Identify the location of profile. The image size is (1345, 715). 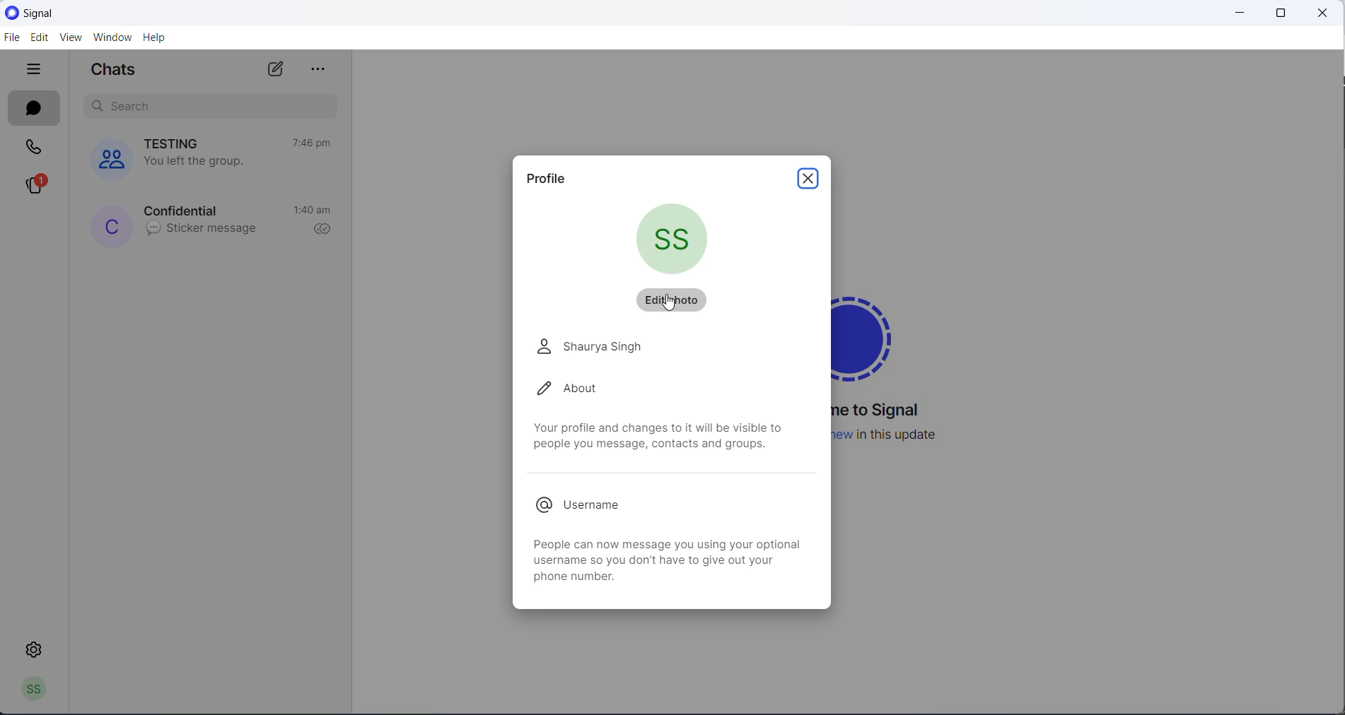
(30, 692).